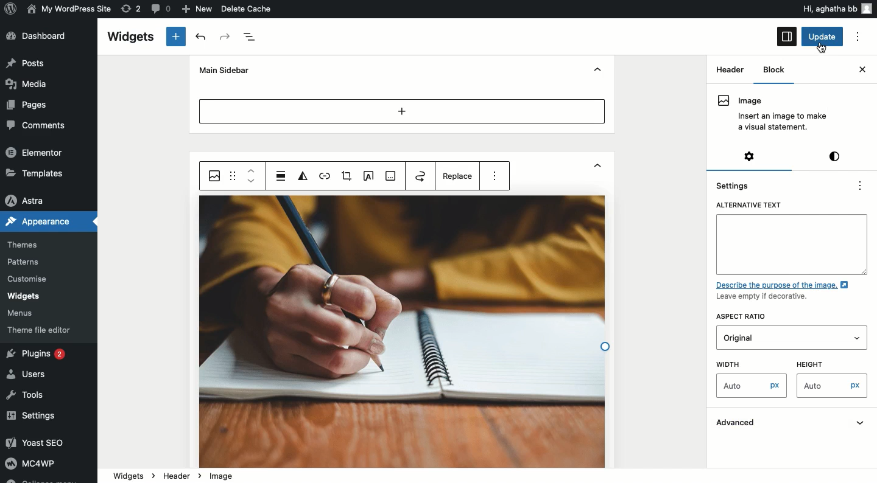 The height and width of the screenshot is (483, 877). I want to click on Delete cache, so click(247, 9).